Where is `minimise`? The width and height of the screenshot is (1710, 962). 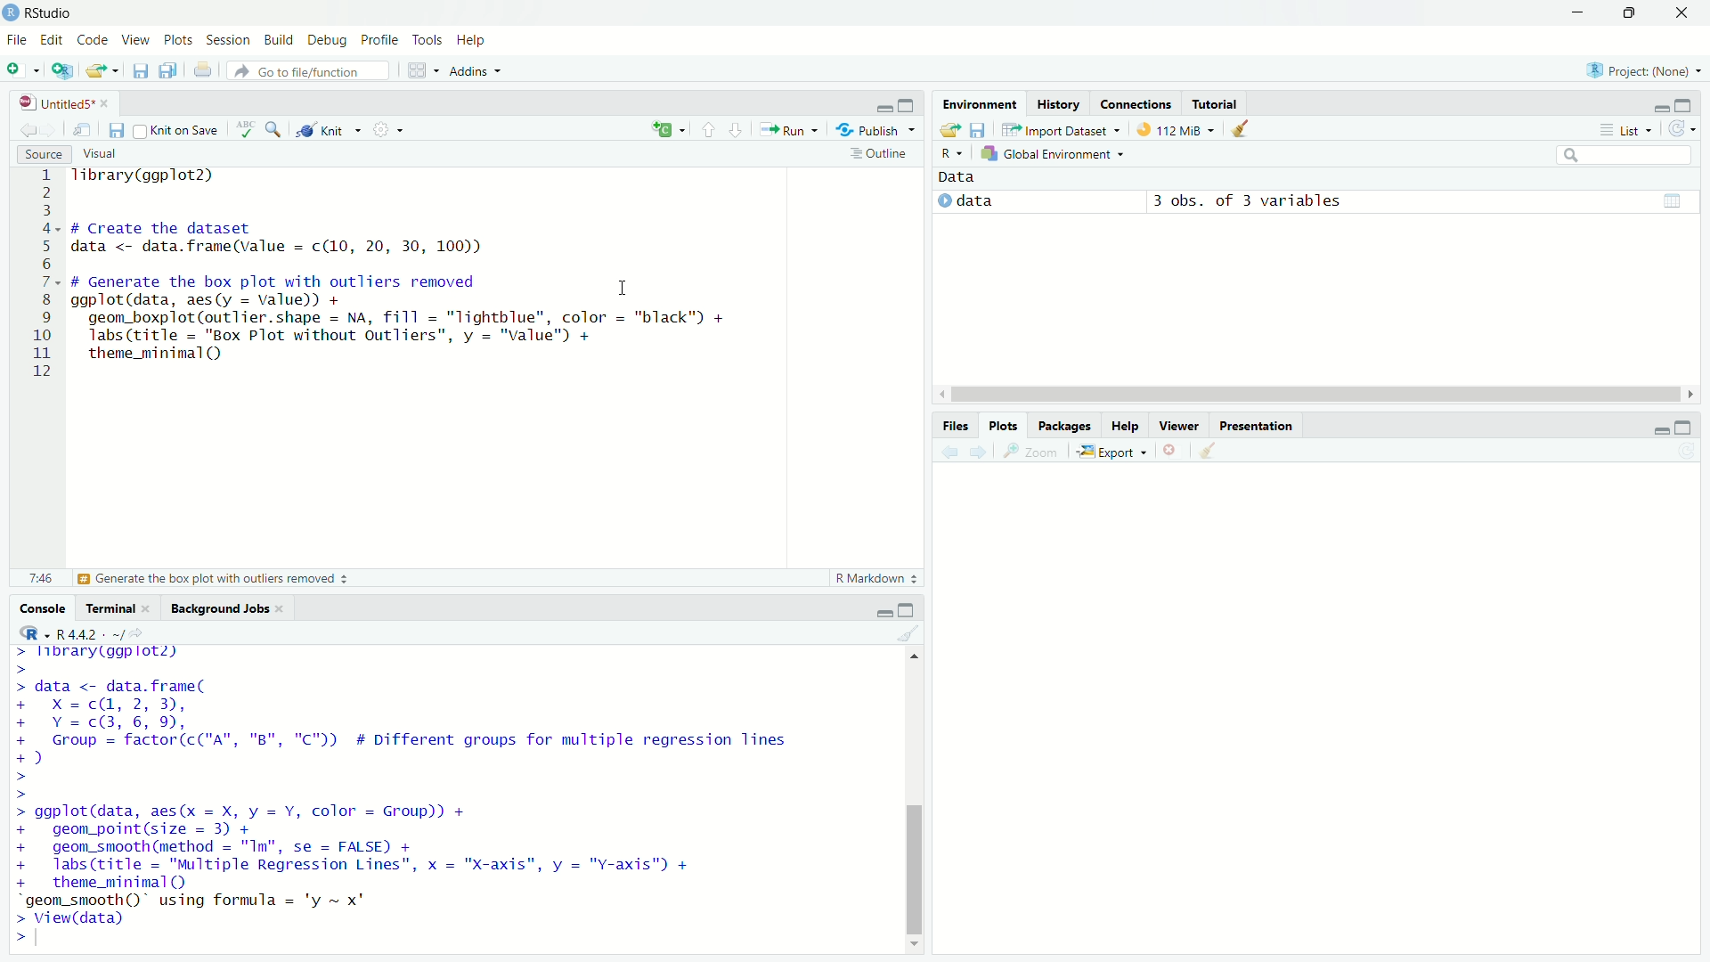
minimise is located at coordinates (1558, 14).